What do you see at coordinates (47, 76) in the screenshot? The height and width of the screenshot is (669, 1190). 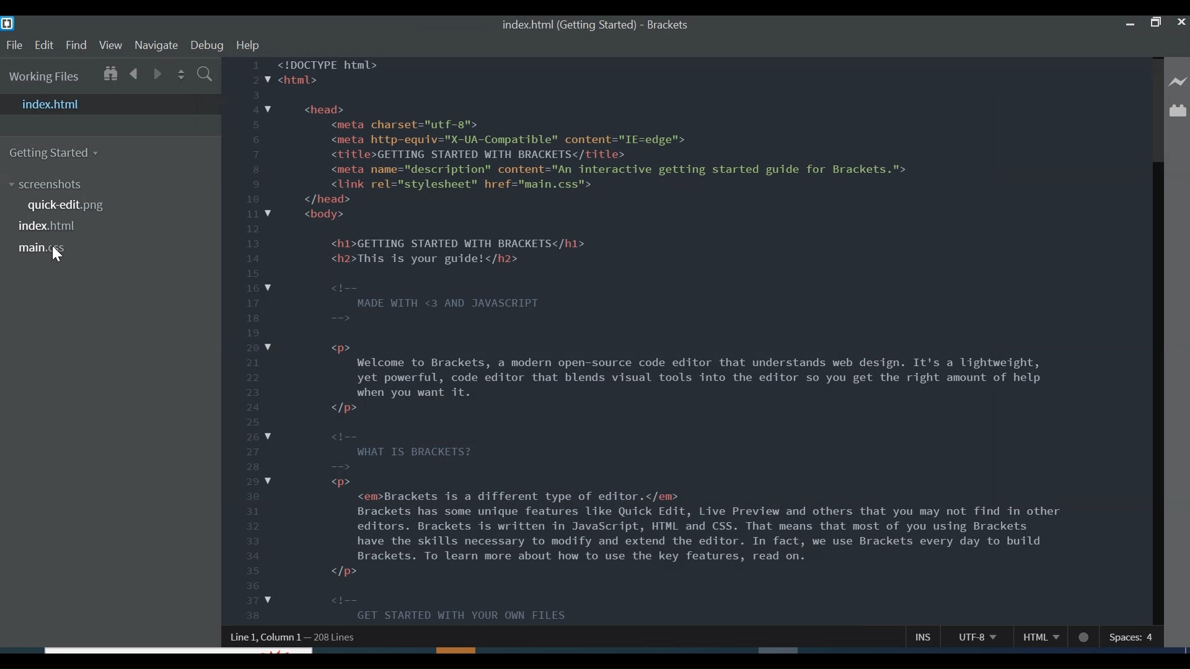 I see `Working Files` at bounding box center [47, 76].